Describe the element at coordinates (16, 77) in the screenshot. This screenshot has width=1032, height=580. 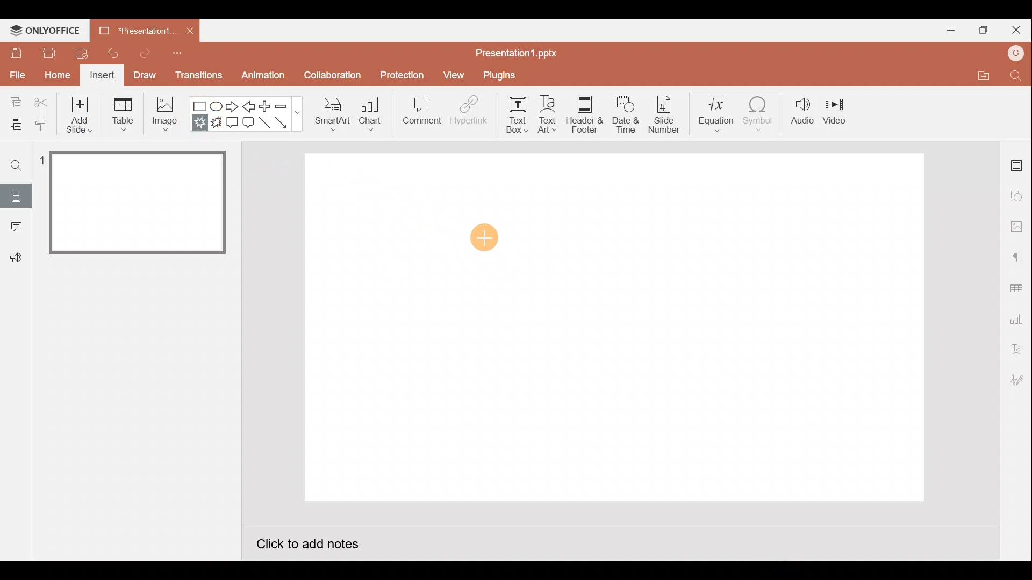
I see `File` at that location.